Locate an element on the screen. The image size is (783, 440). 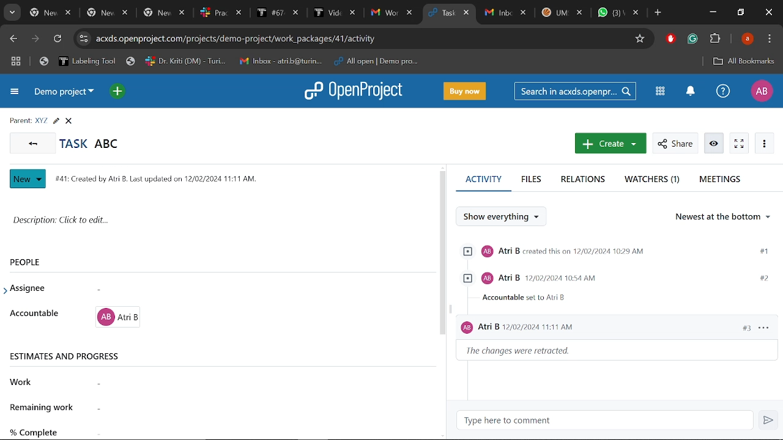
% Complete is located at coordinates (35, 431).